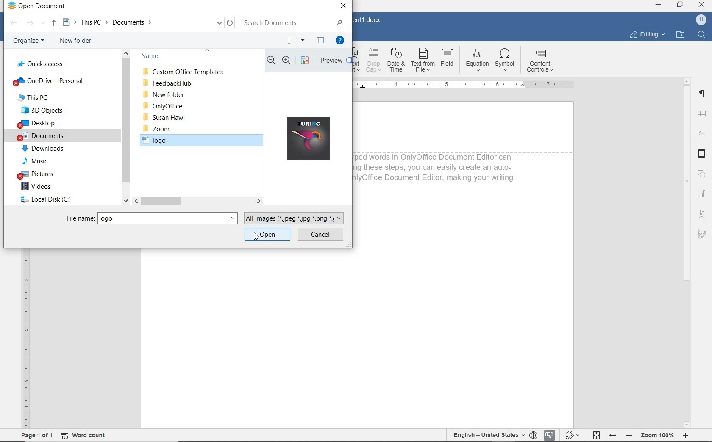 This screenshot has height=442, width=712. What do you see at coordinates (572, 435) in the screenshot?
I see `Track changes` at bounding box center [572, 435].